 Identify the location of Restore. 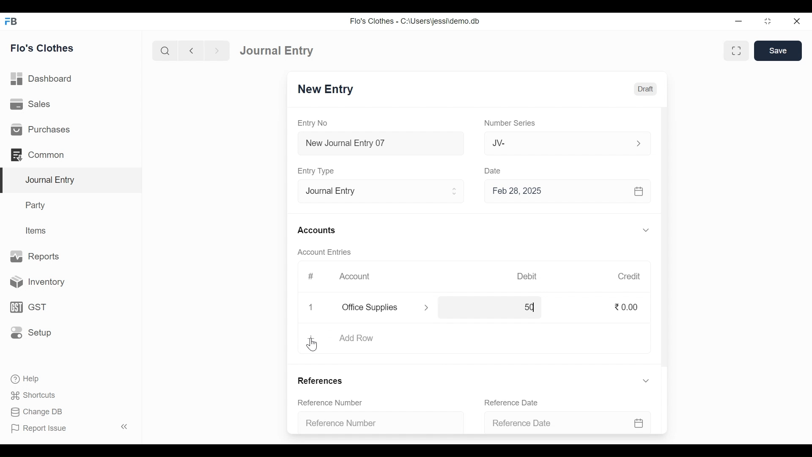
(767, 21).